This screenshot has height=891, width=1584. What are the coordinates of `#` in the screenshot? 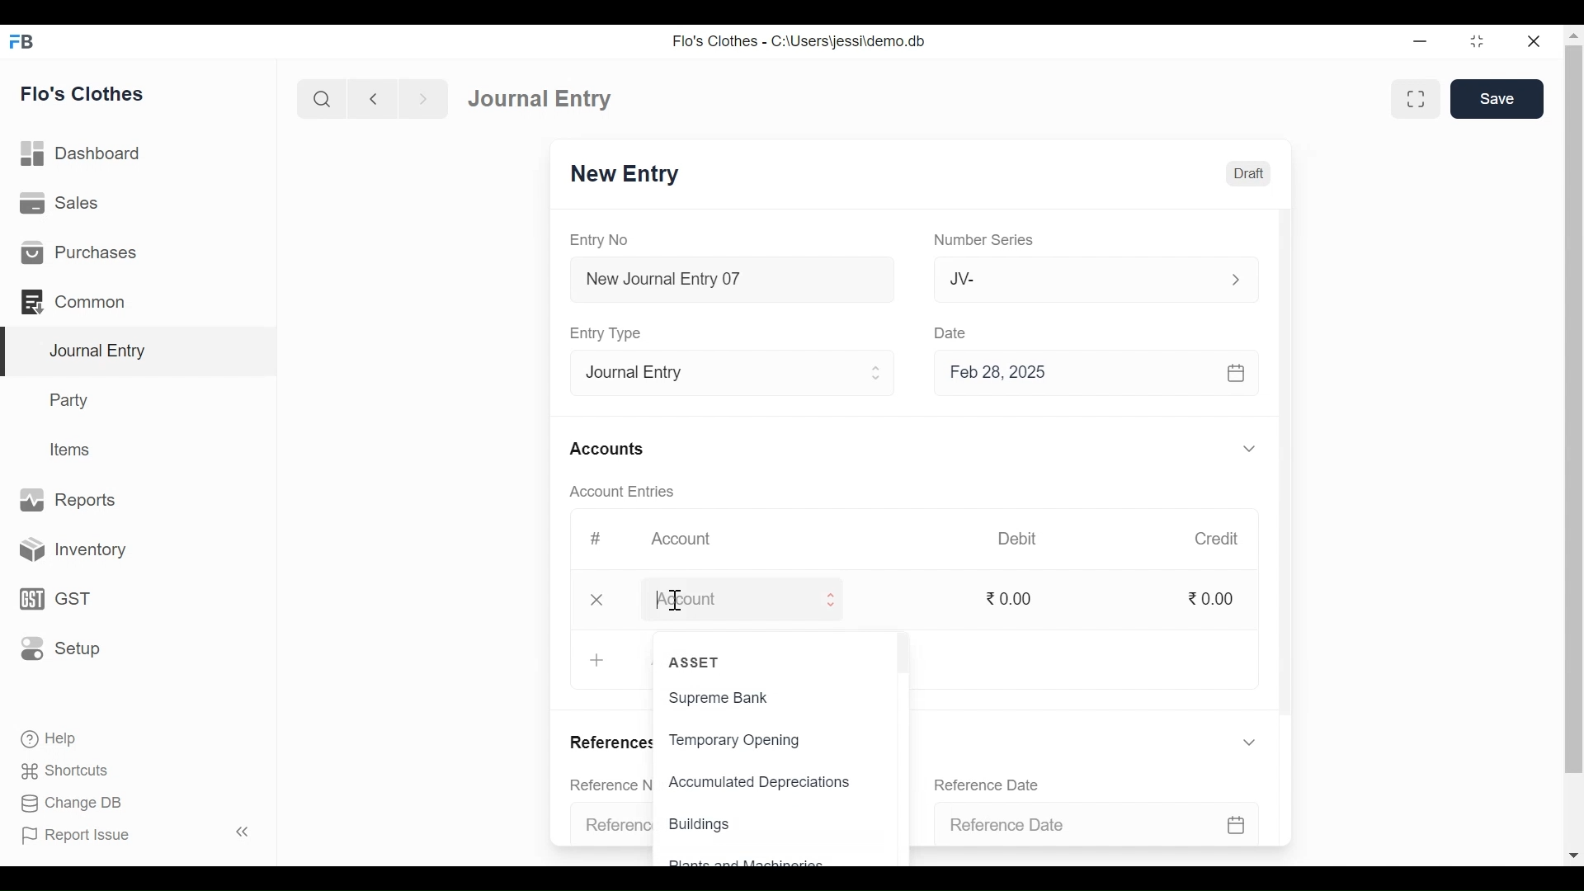 It's located at (596, 539).